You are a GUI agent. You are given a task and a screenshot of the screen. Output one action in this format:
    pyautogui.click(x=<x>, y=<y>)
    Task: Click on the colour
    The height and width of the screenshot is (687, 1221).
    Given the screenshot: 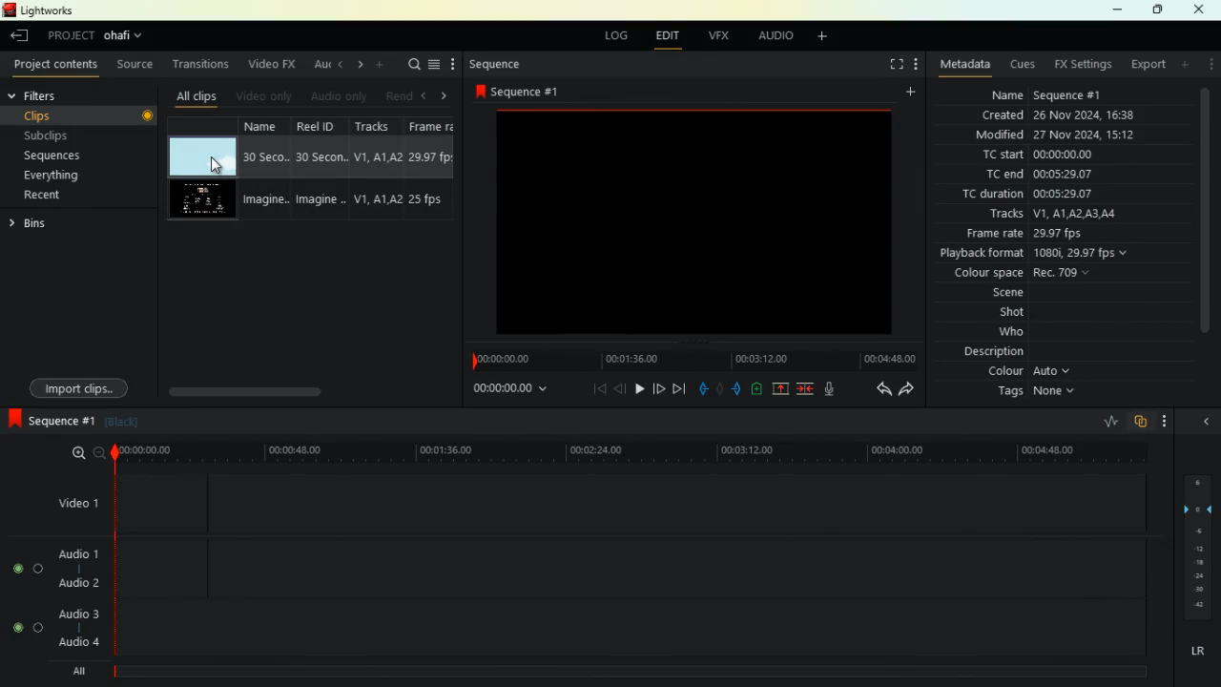 What is the action you would take?
    pyautogui.click(x=1025, y=371)
    